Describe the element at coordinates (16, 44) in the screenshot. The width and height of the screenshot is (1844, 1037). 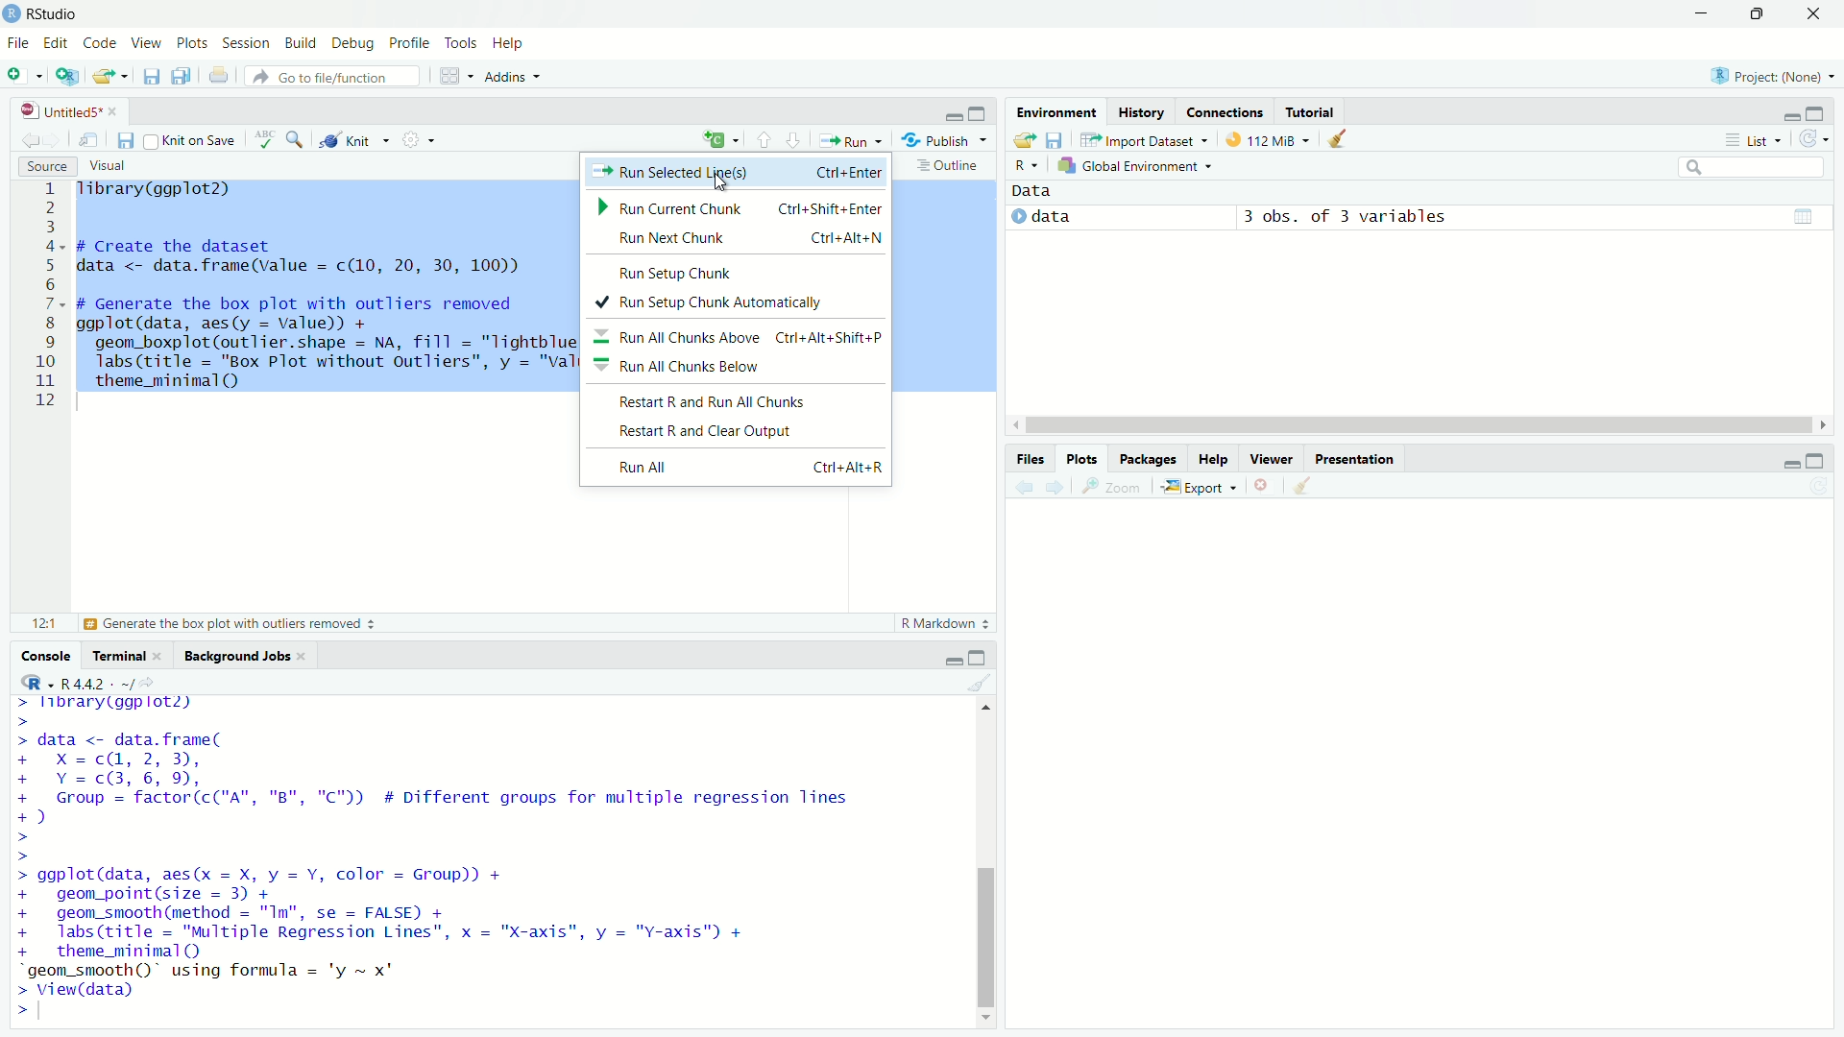
I see `File` at that location.